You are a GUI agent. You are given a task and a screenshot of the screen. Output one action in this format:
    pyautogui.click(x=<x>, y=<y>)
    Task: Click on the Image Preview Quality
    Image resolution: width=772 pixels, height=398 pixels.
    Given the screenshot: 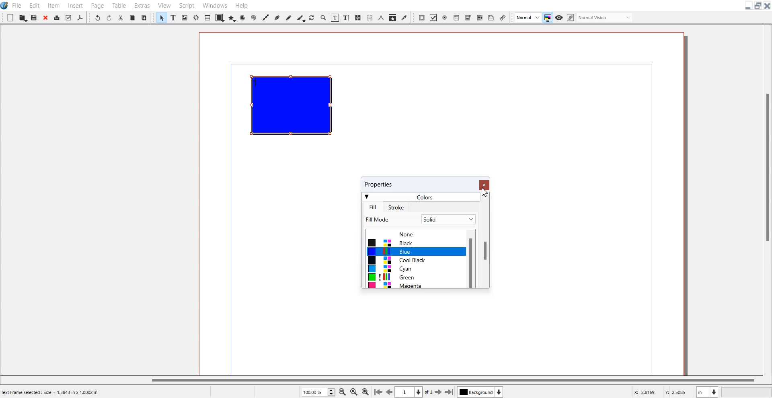 What is the action you would take?
    pyautogui.click(x=528, y=17)
    